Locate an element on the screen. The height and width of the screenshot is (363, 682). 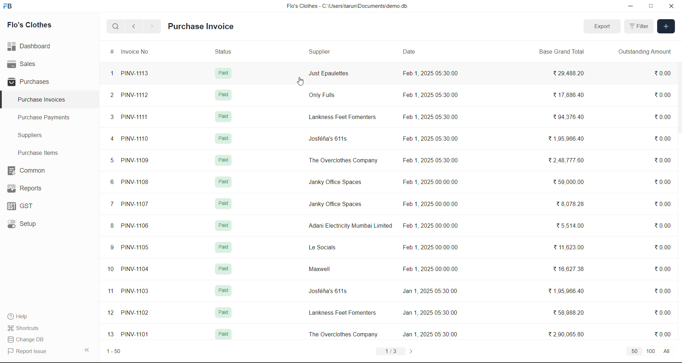
PINV-1107 is located at coordinates (139, 205).